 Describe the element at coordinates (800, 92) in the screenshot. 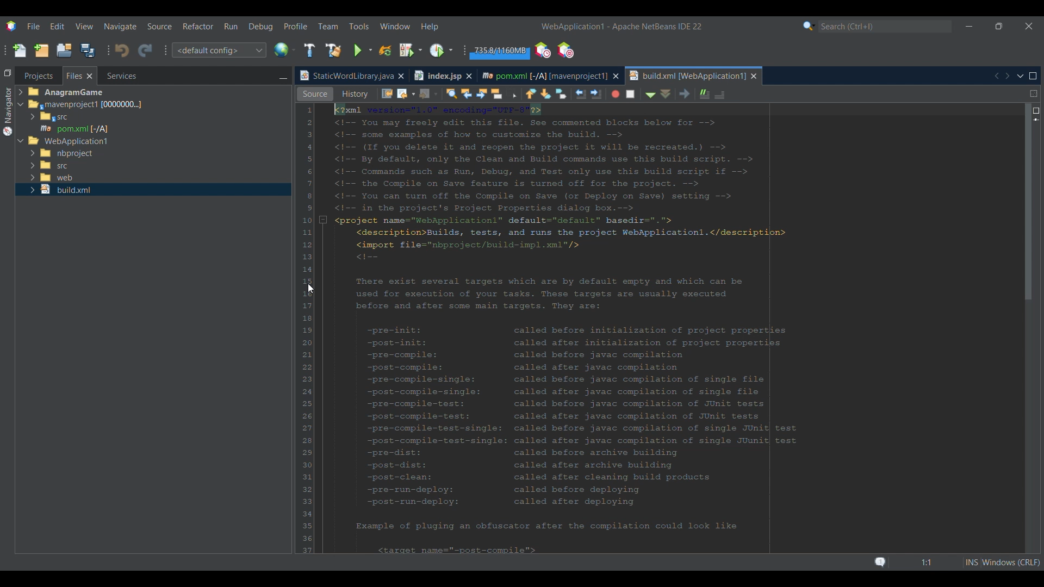

I see `Comment` at that location.